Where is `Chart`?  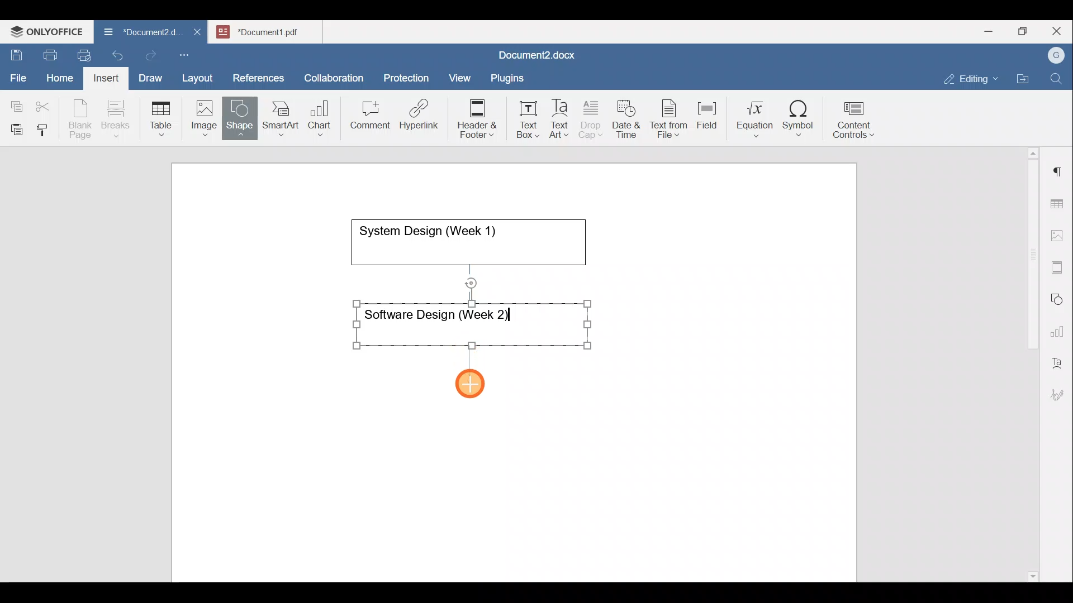 Chart is located at coordinates (317, 119).